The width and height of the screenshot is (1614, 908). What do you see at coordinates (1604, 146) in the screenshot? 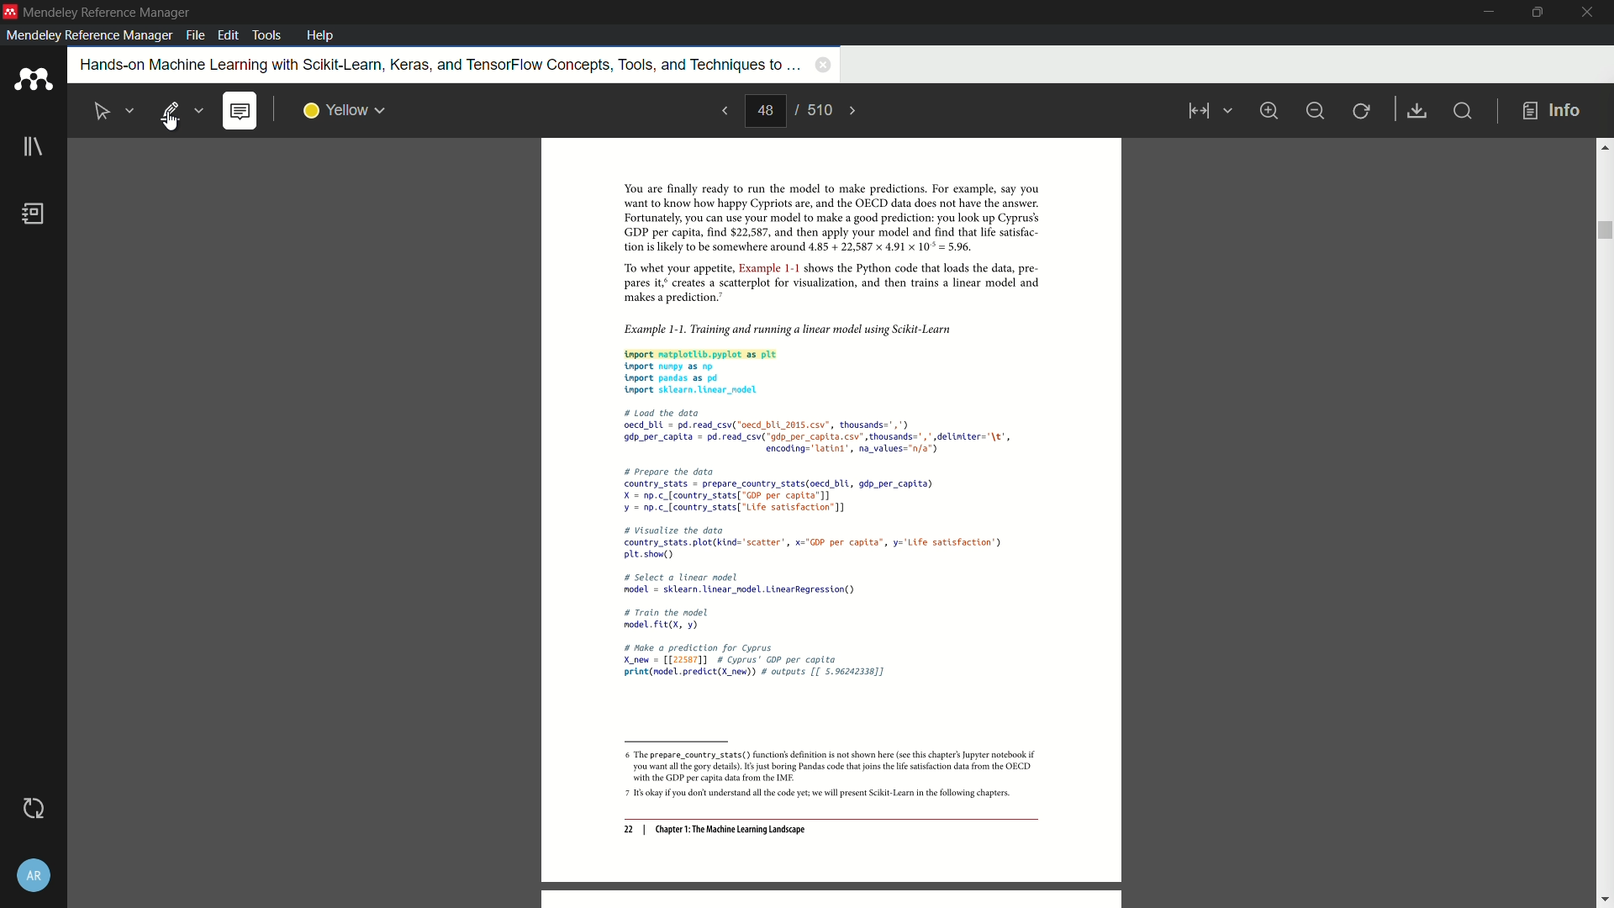
I see `scroll up` at bounding box center [1604, 146].